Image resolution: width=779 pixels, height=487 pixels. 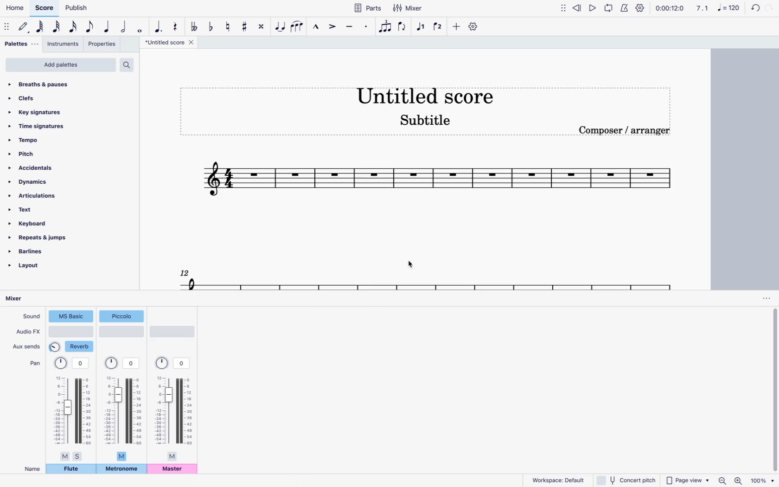 I want to click on score subtitle, so click(x=430, y=120).